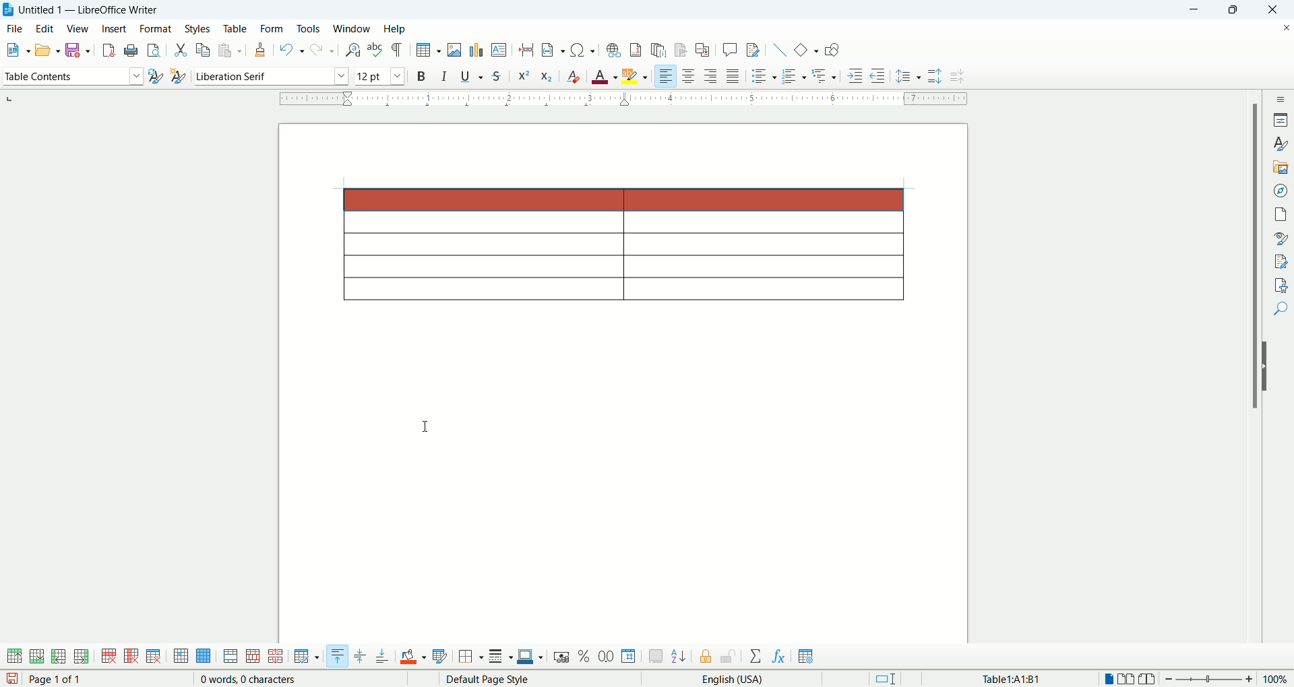  What do you see at coordinates (232, 656) in the screenshot?
I see `merge cells` at bounding box center [232, 656].